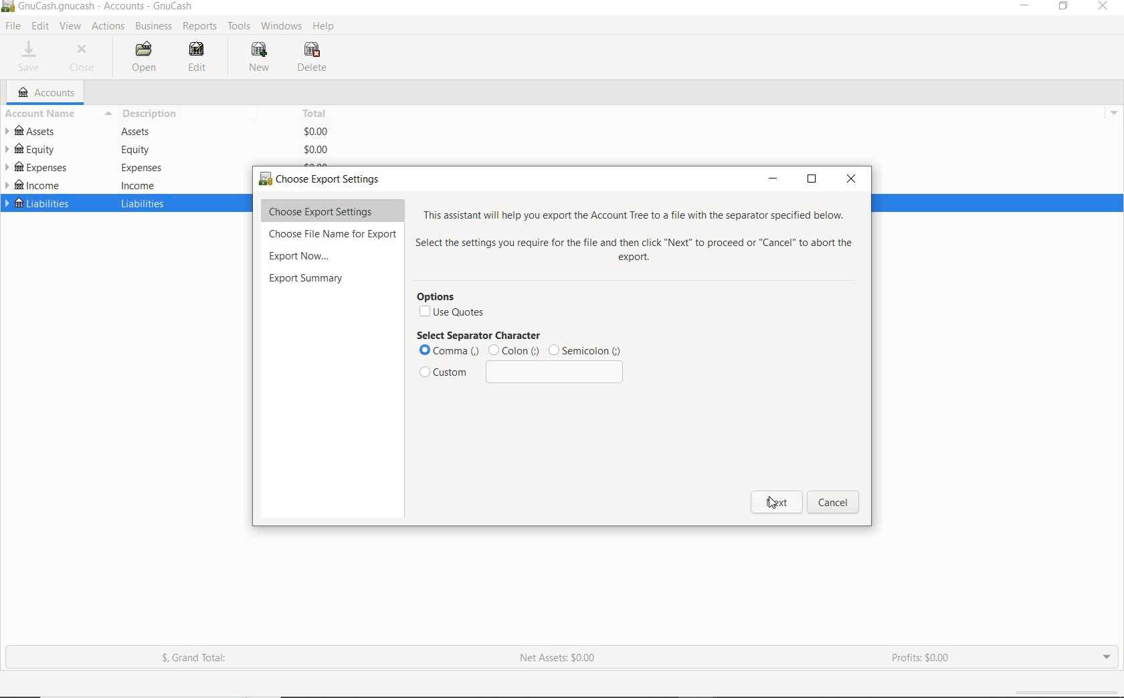 Image resolution: width=1124 pixels, height=698 pixels. Describe the element at coordinates (812, 179) in the screenshot. I see `restore down` at that location.